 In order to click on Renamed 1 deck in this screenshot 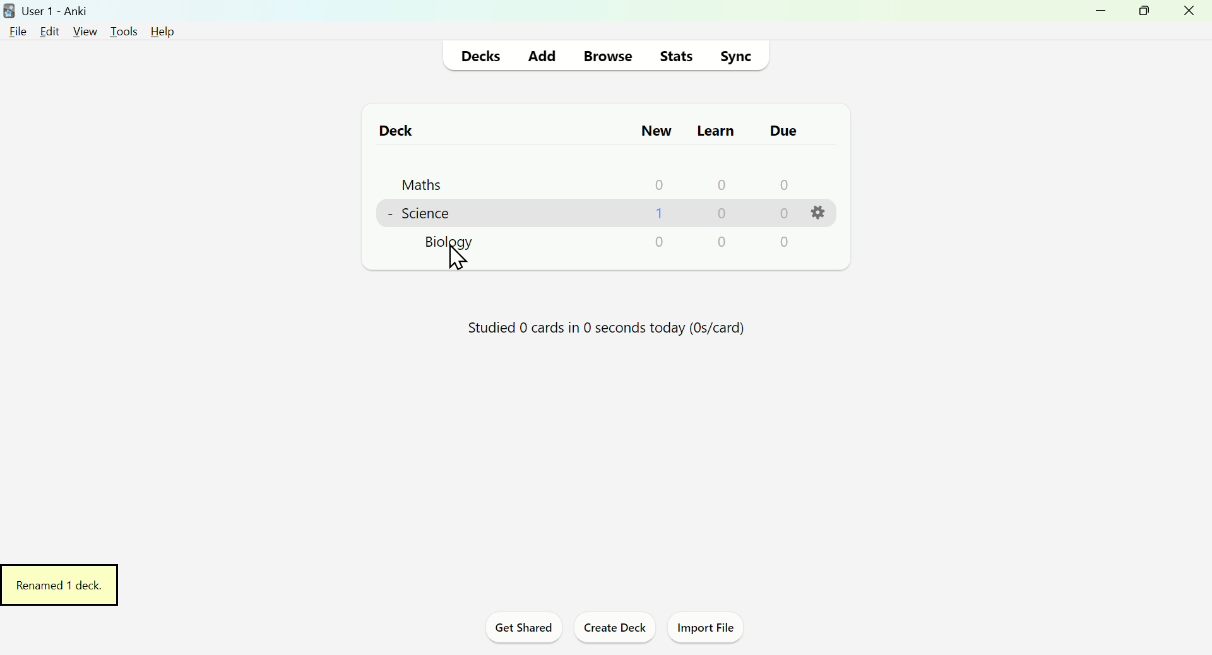, I will do `click(62, 584)`.